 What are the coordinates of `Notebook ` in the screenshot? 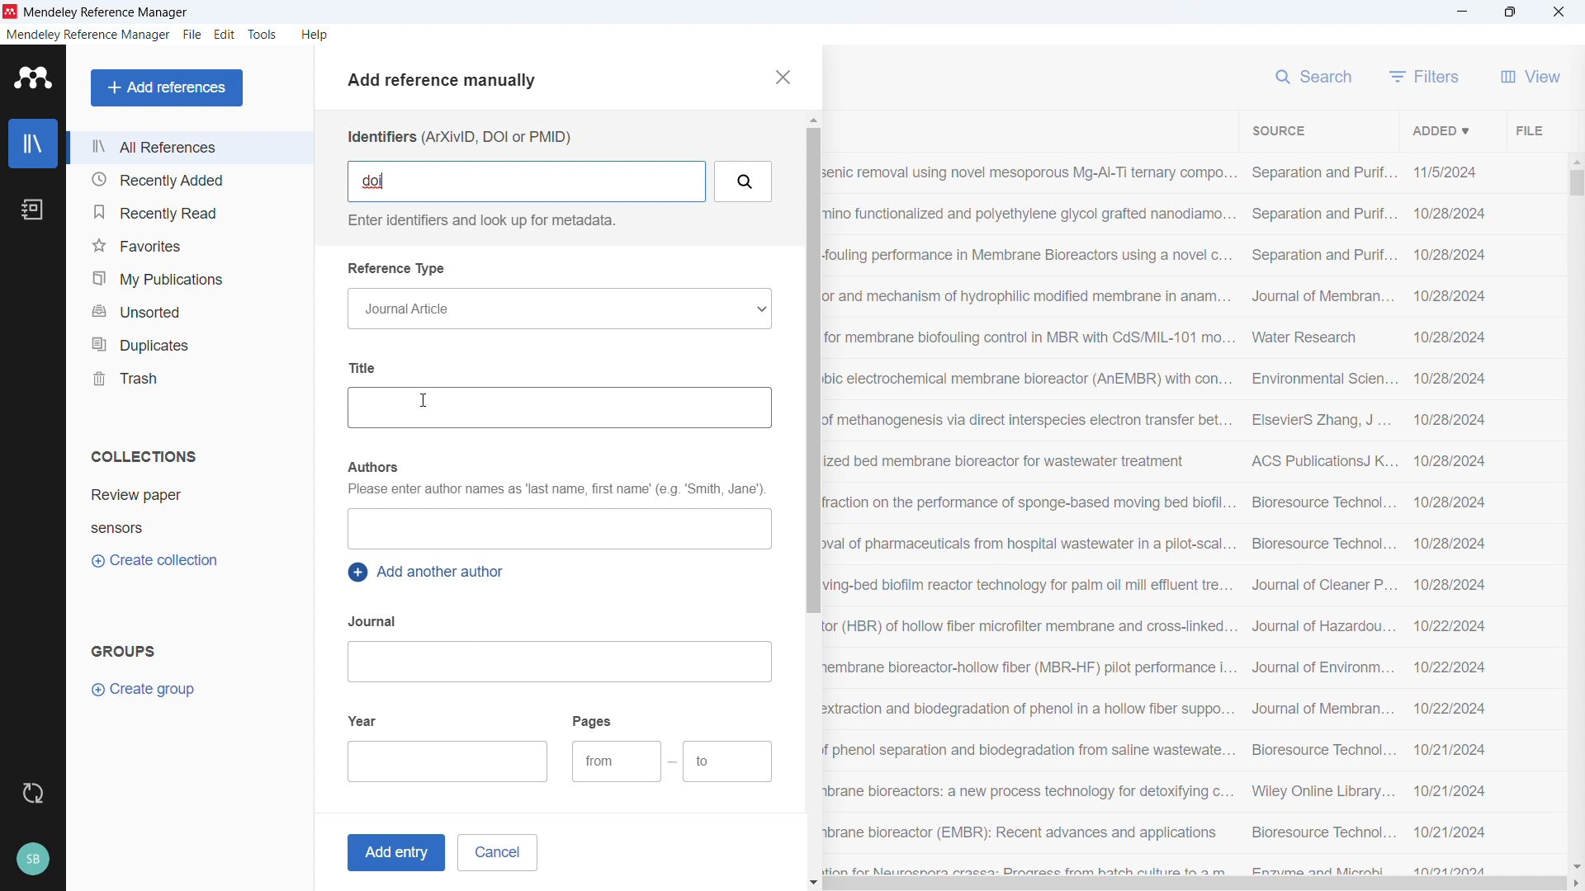 It's located at (32, 210).